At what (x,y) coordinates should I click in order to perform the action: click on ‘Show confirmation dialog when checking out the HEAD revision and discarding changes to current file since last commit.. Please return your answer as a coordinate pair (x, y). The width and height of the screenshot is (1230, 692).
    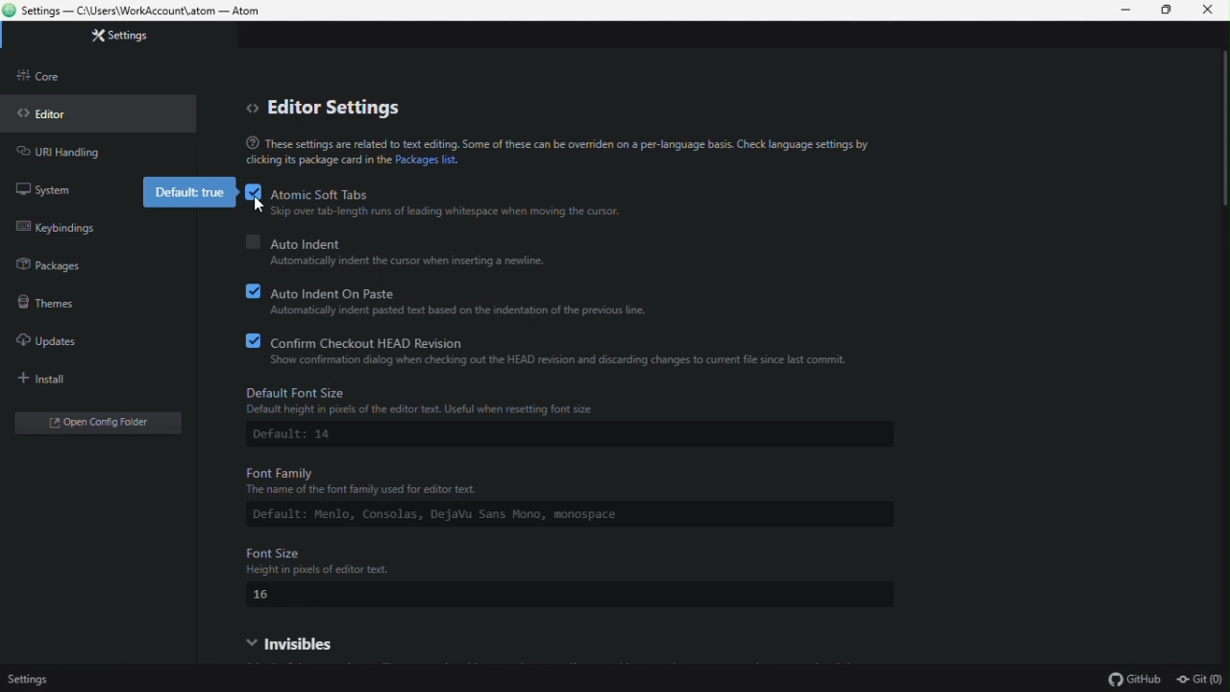
    Looking at the image, I should click on (553, 360).